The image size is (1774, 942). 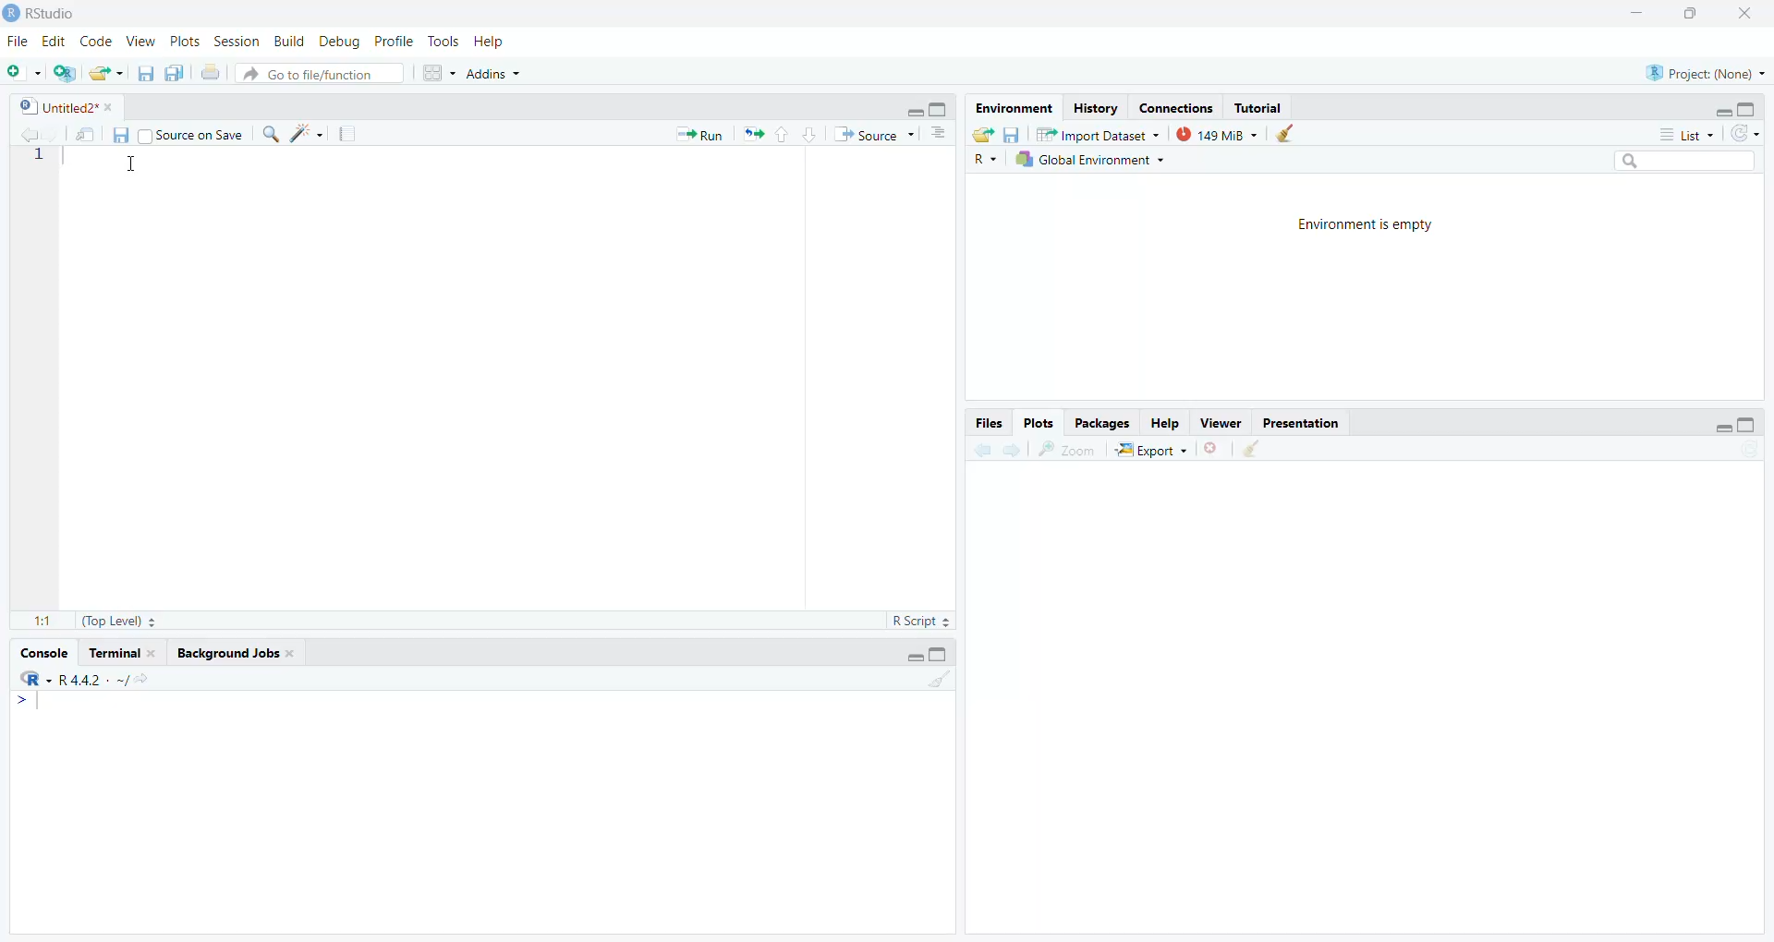 What do you see at coordinates (209, 72) in the screenshot?
I see `Print the current file` at bounding box center [209, 72].